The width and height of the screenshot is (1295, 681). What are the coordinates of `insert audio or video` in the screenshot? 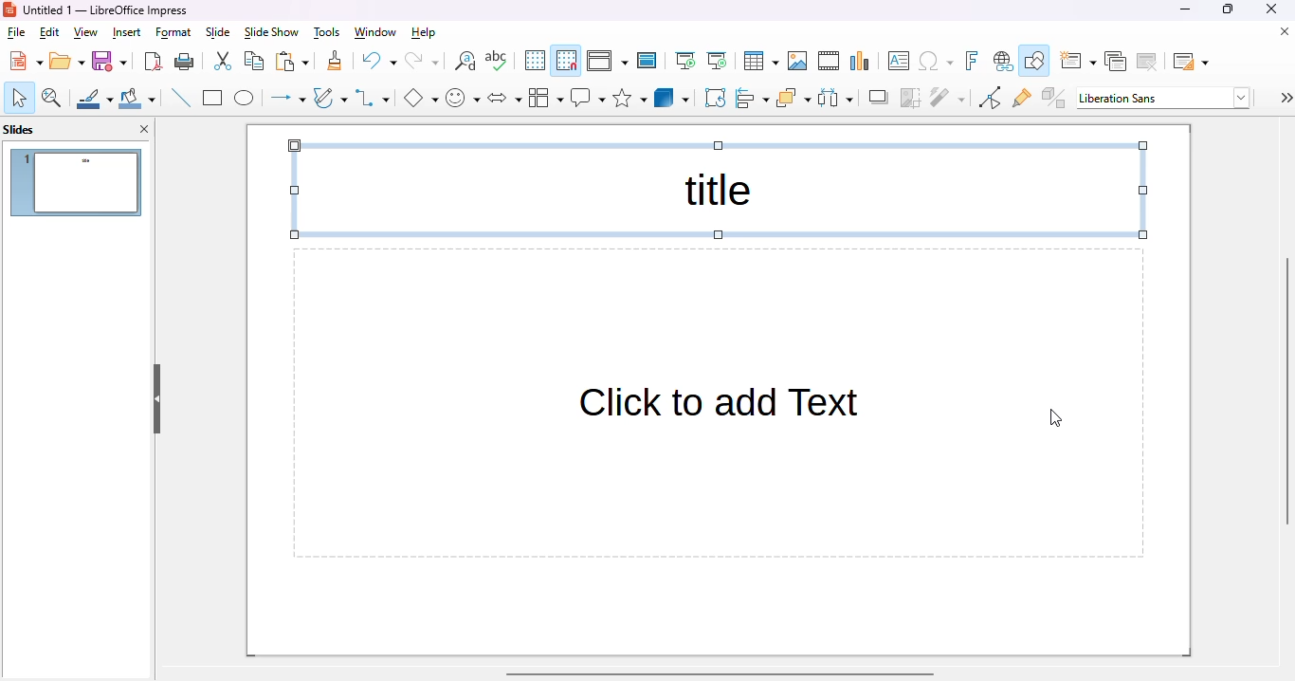 It's located at (829, 61).